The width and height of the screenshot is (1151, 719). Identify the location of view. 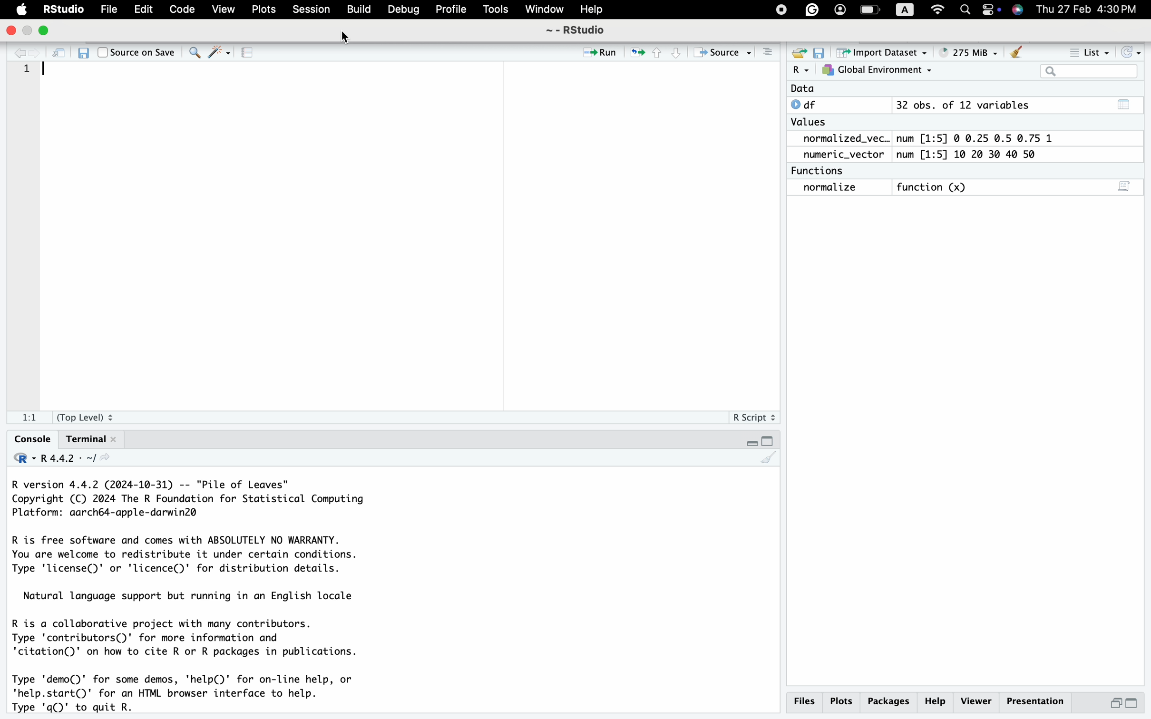
(223, 10).